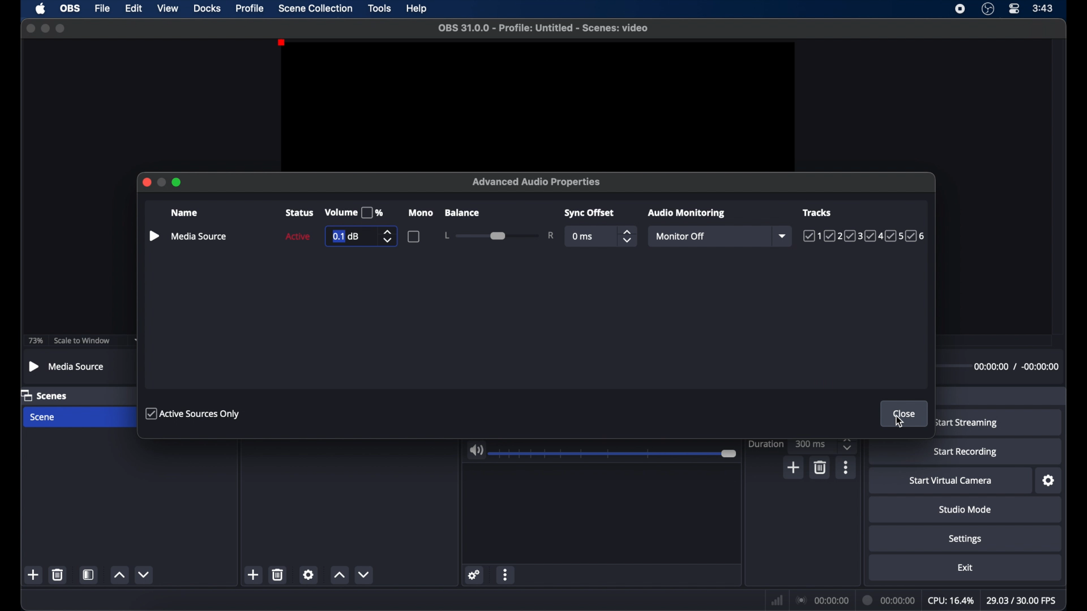  I want to click on more options, so click(846, 467).